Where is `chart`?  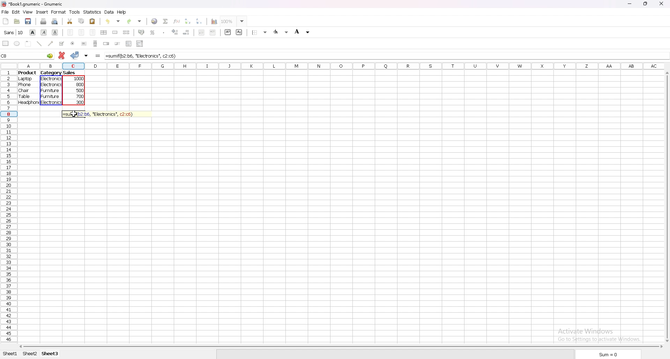
chart is located at coordinates (215, 22).